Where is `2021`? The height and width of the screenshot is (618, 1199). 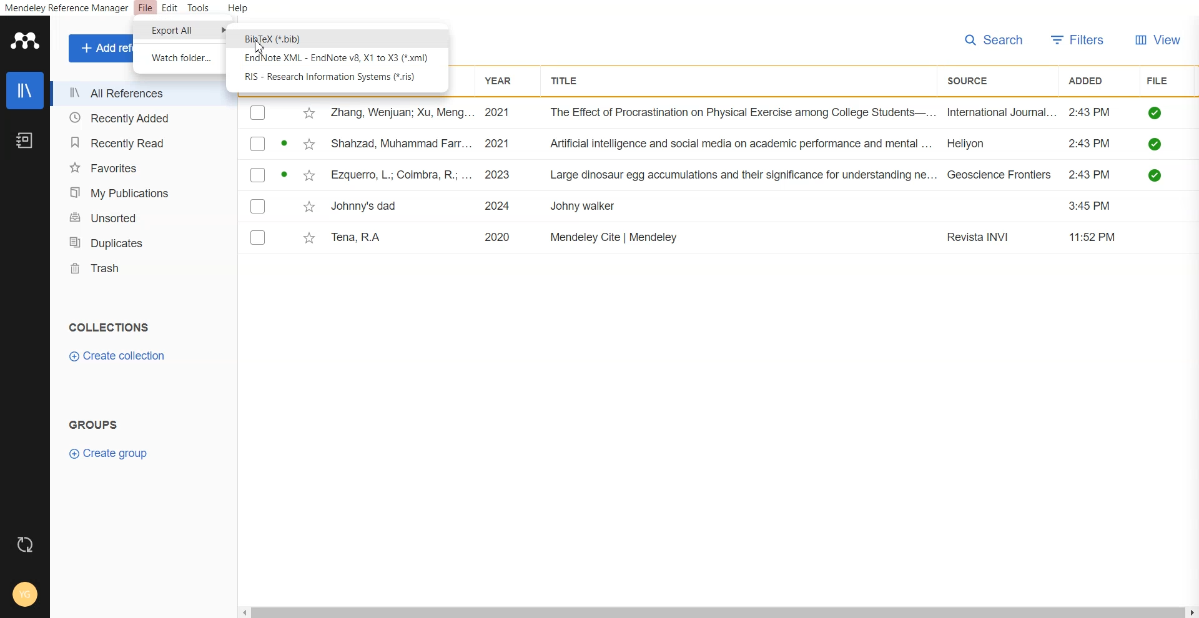
2021 is located at coordinates (498, 113).